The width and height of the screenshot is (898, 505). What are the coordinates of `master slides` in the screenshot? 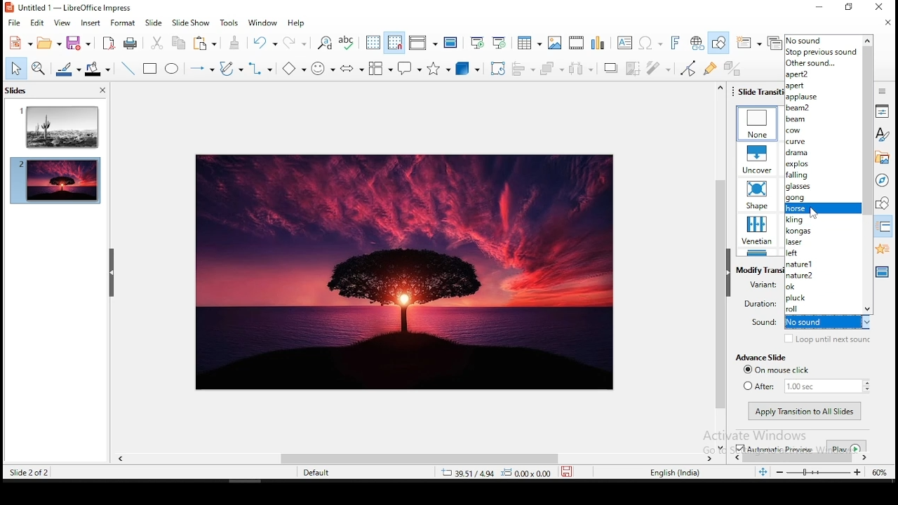 It's located at (882, 272).